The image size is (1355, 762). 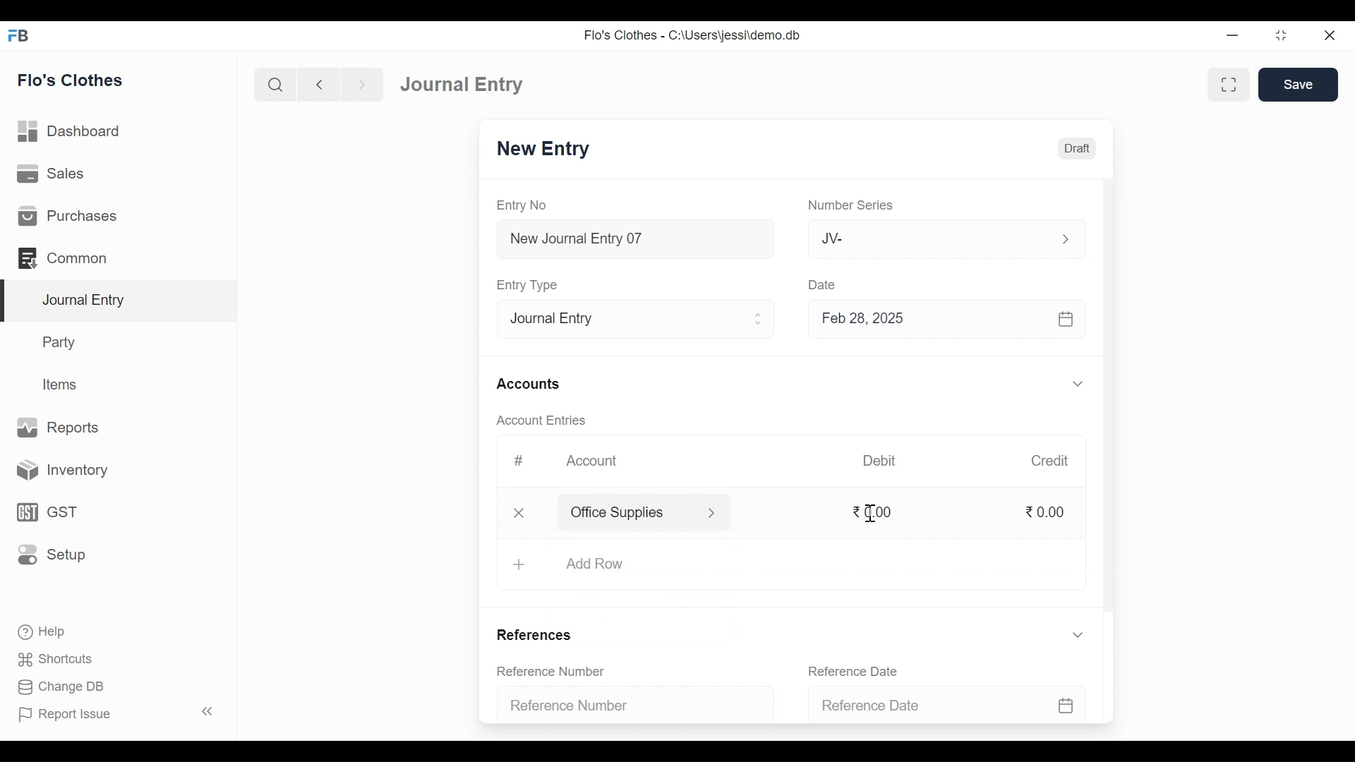 What do you see at coordinates (71, 80) in the screenshot?
I see `Flo's Clothes` at bounding box center [71, 80].